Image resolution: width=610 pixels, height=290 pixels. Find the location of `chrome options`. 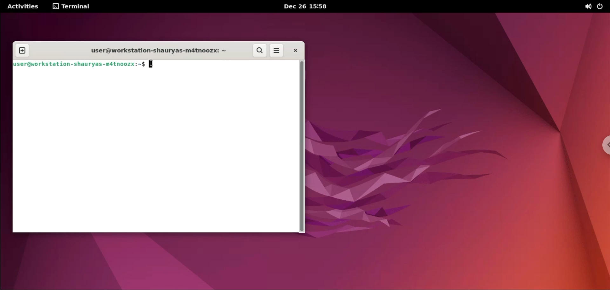

chrome options is located at coordinates (602, 147).